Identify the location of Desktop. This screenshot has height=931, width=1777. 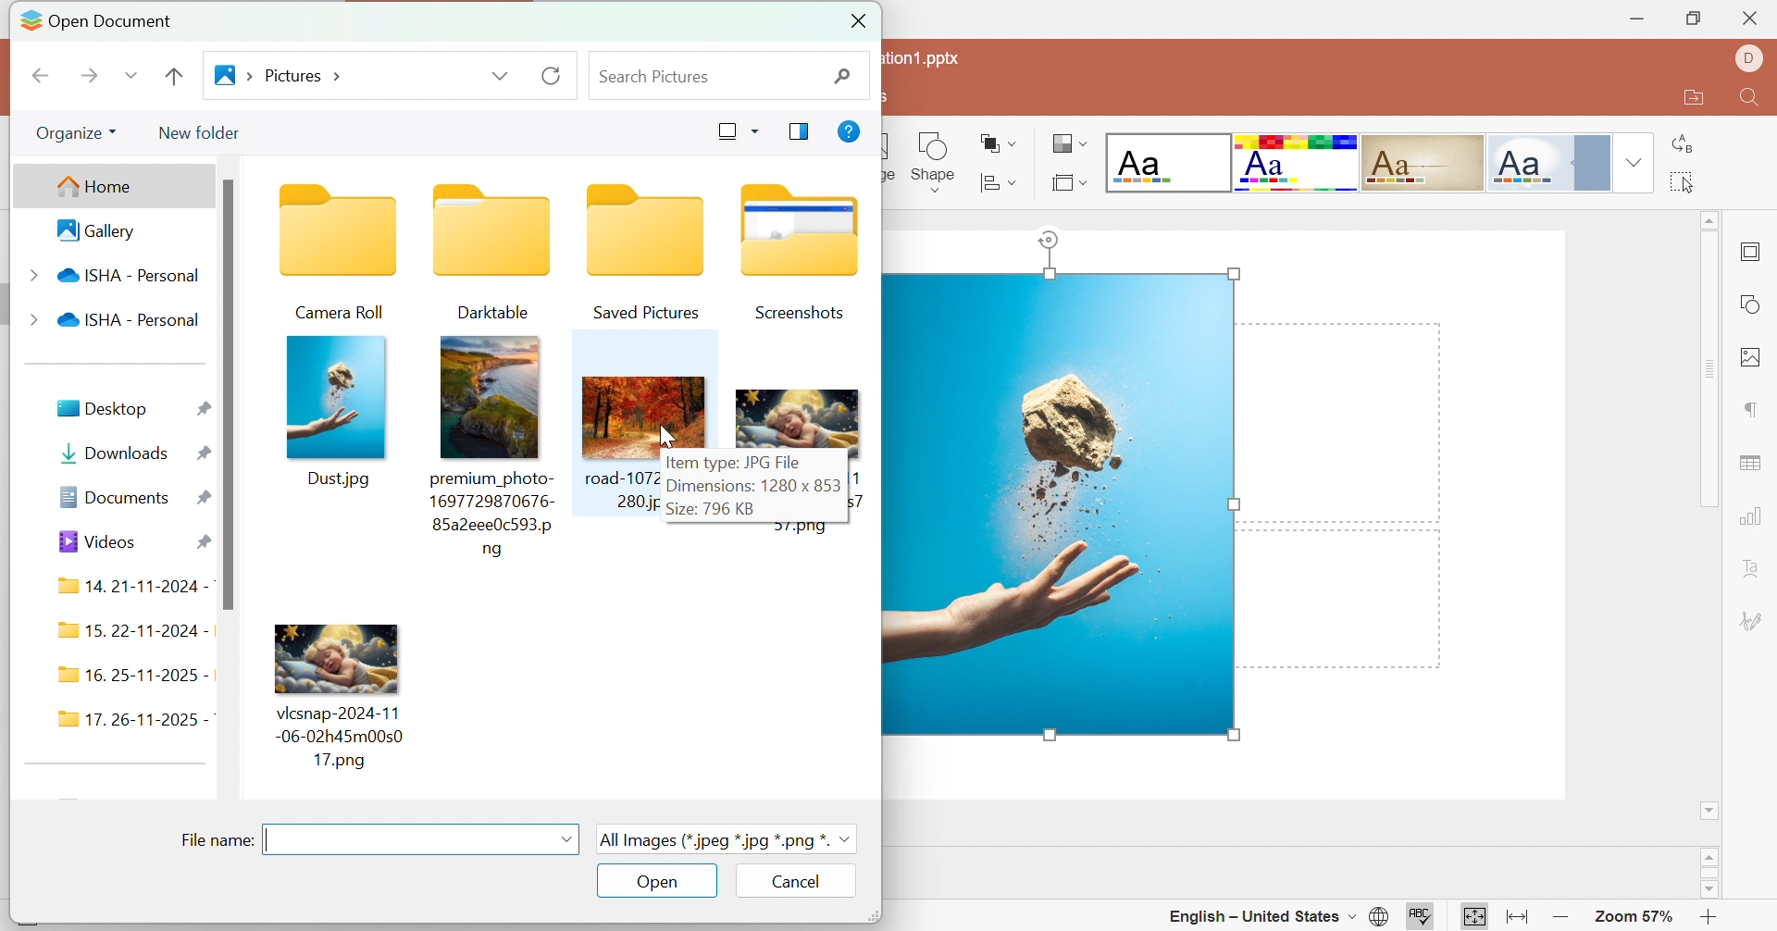
(99, 407).